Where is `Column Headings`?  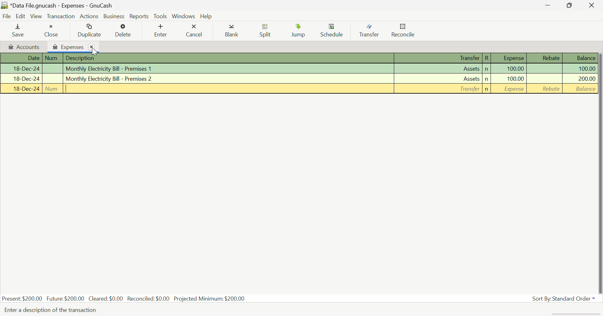 Column Headings is located at coordinates (299, 58).